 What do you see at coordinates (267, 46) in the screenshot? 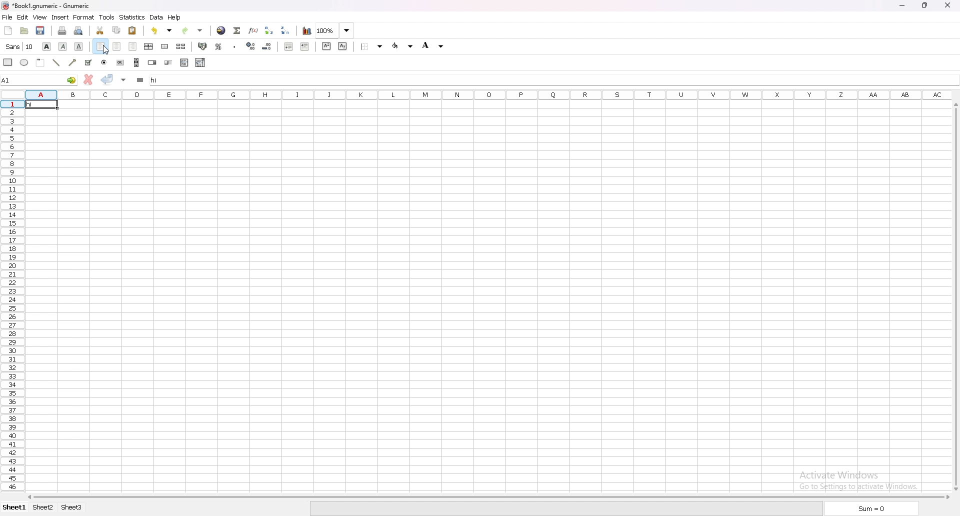
I see `increase decimal point` at bounding box center [267, 46].